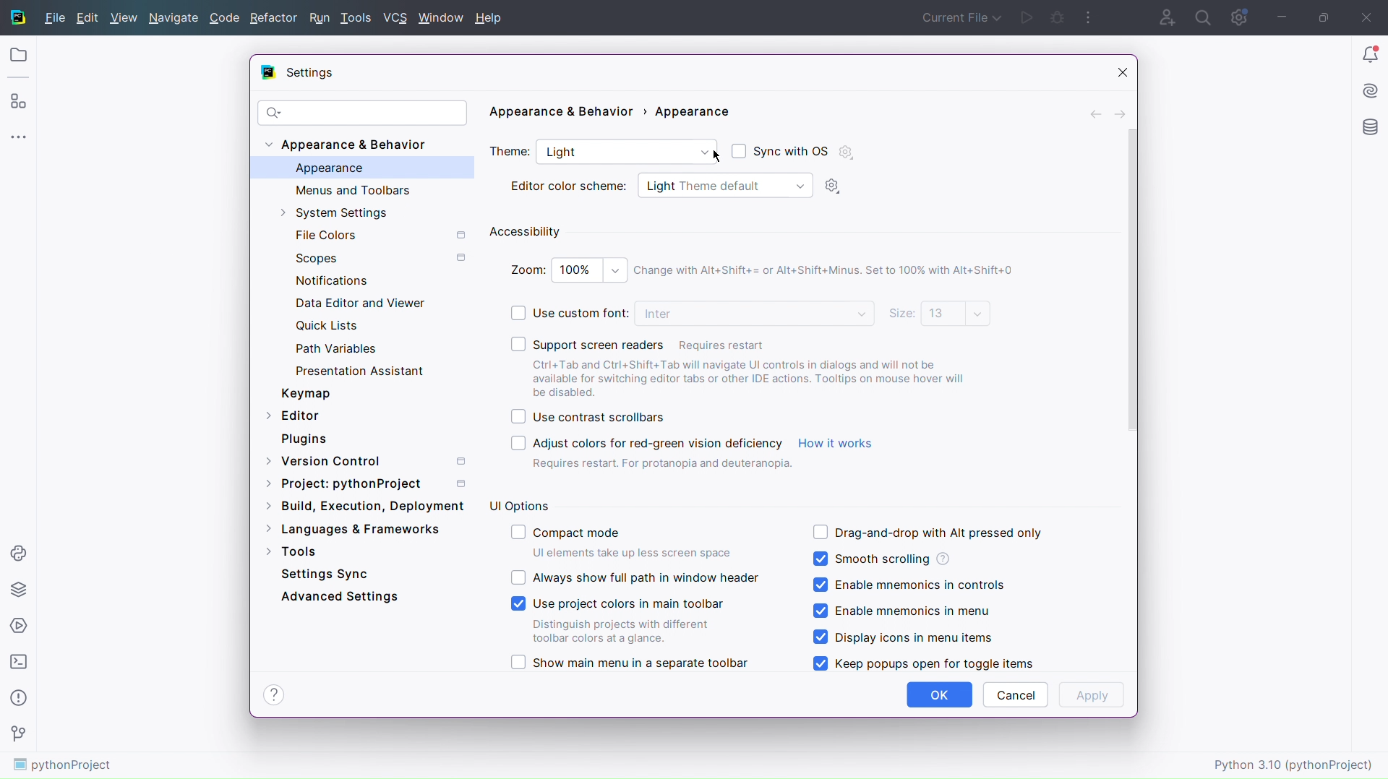 Image resolution: width=1388 pixels, height=779 pixels. What do you see at coordinates (348, 214) in the screenshot?
I see `System Settings` at bounding box center [348, 214].